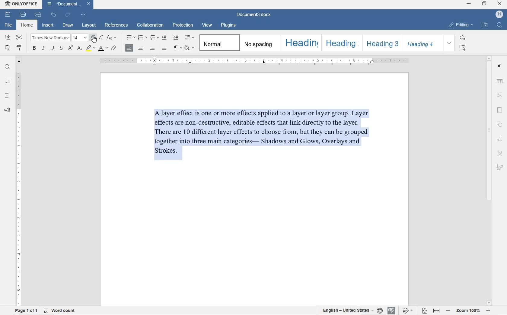  I want to click on font size, so click(79, 38).